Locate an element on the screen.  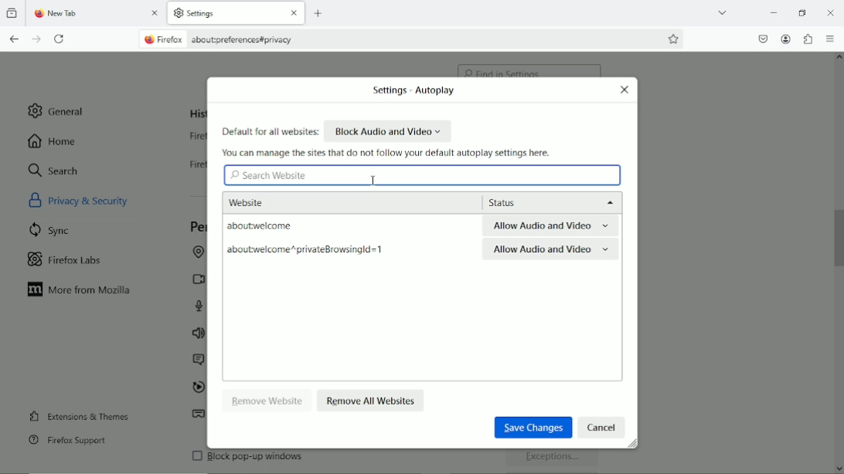
Allow Audio and Video is located at coordinates (550, 251).